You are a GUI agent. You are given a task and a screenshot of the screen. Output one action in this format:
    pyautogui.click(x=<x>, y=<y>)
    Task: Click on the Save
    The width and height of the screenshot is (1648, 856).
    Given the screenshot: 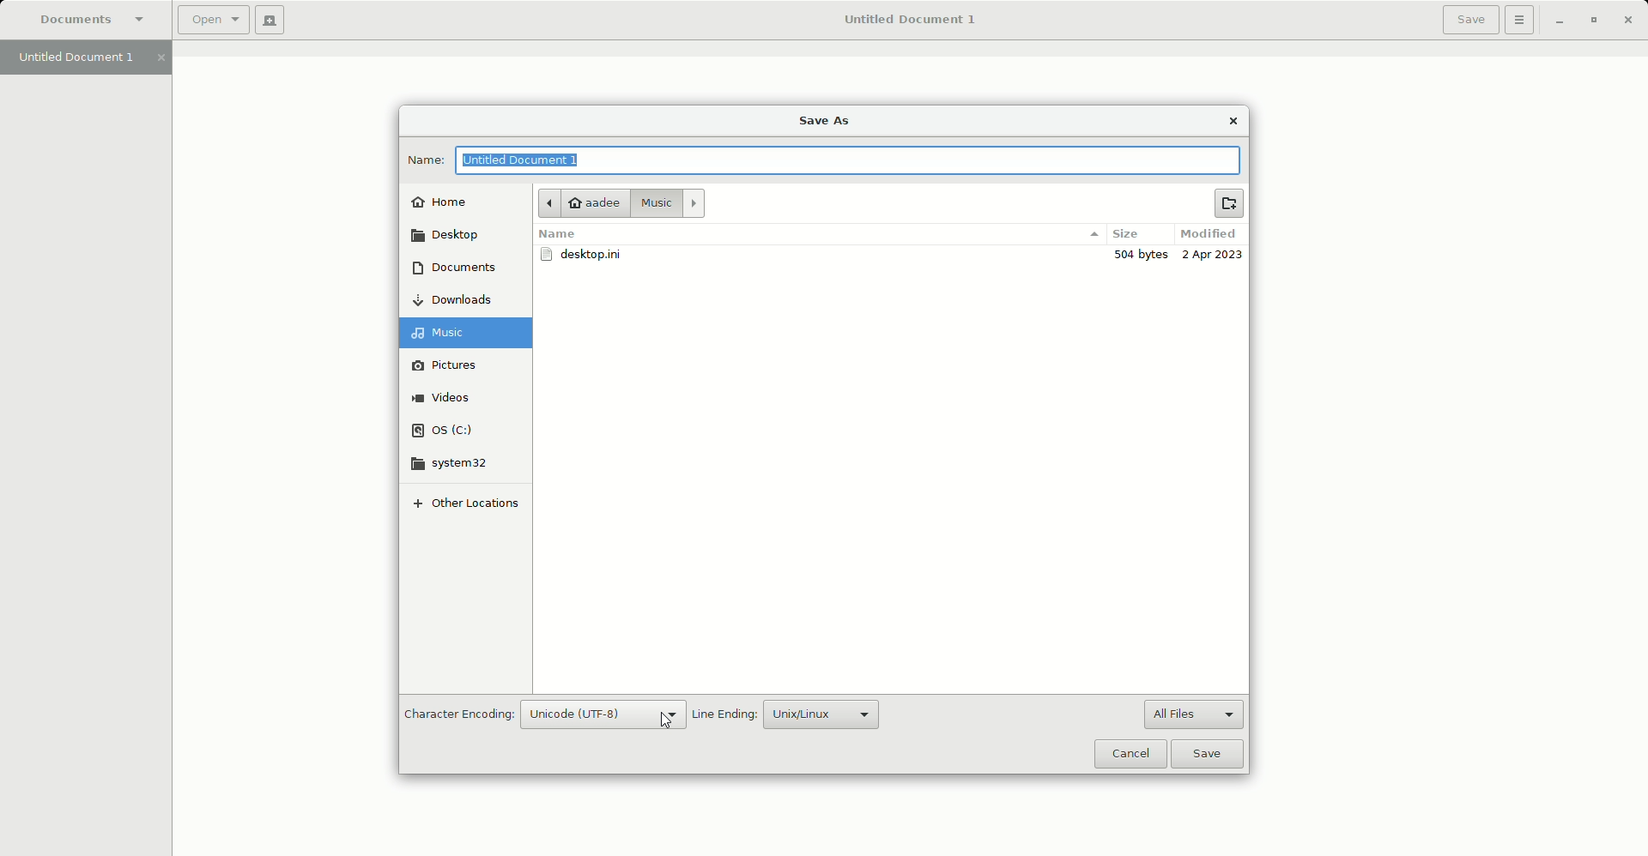 What is the action you would take?
    pyautogui.click(x=1207, y=754)
    